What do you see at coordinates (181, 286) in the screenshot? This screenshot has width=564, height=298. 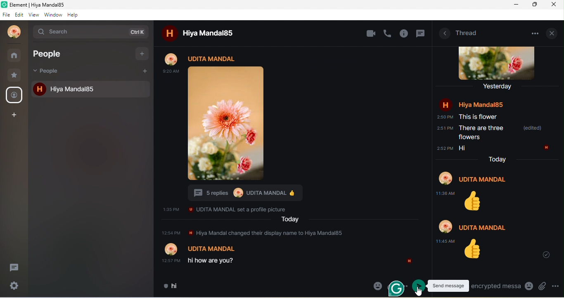 I see `hi` at bounding box center [181, 286].